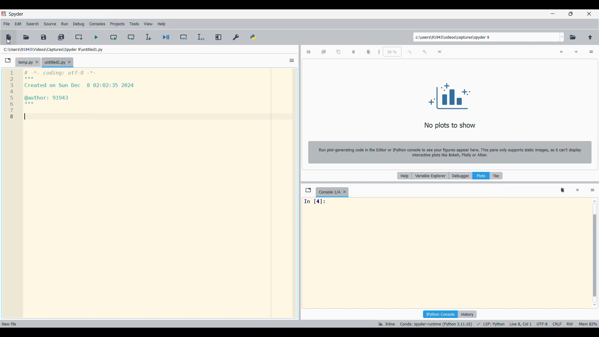 This screenshot has width=599, height=337. What do you see at coordinates (236, 37) in the screenshot?
I see `Preferences` at bounding box center [236, 37].